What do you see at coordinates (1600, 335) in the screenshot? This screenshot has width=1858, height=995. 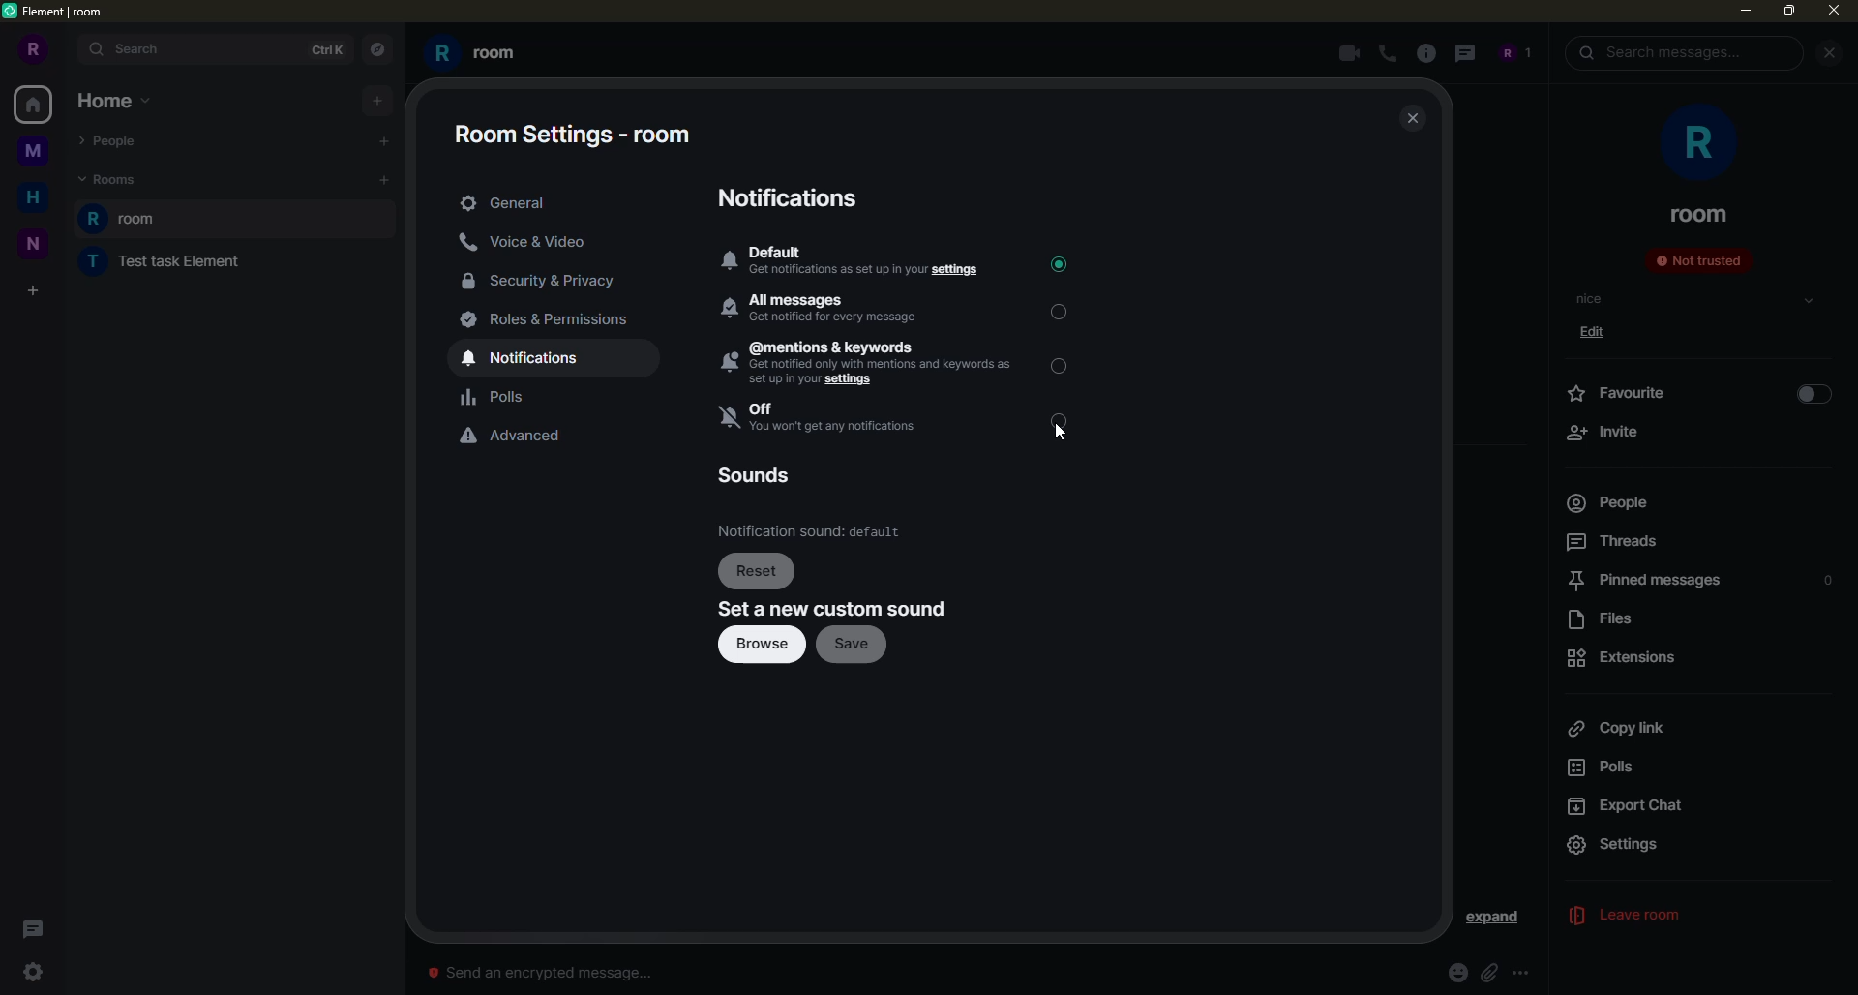 I see `edit` at bounding box center [1600, 335].